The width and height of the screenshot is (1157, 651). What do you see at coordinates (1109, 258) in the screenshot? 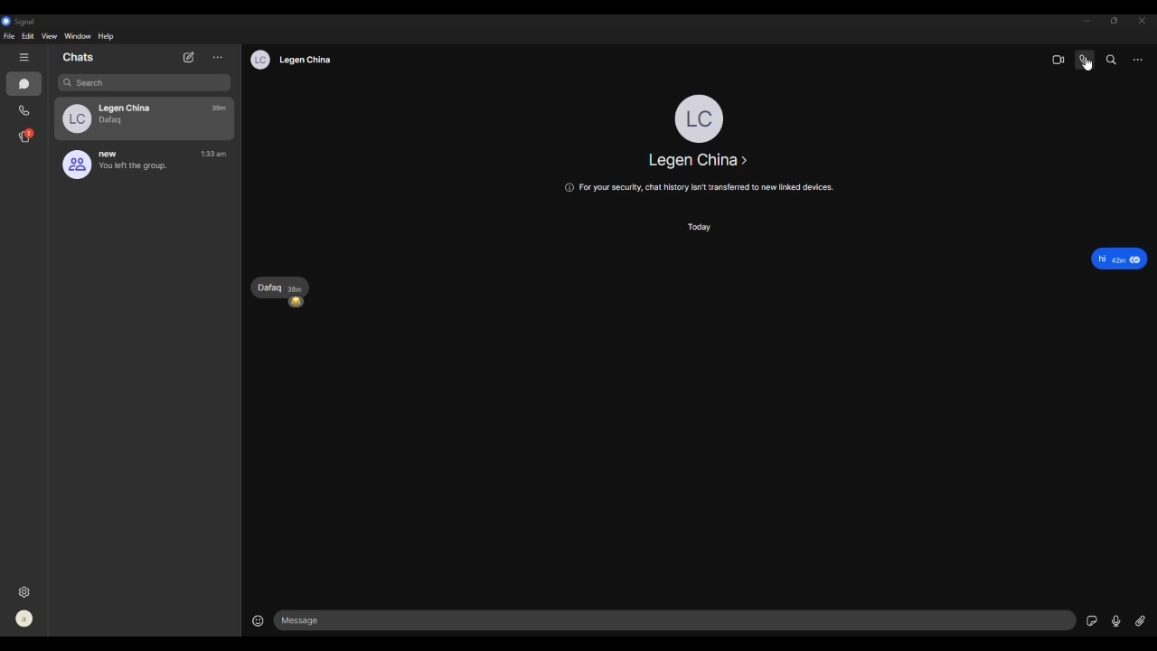
I see `hi 42m` at bounding box center [1109, 258].